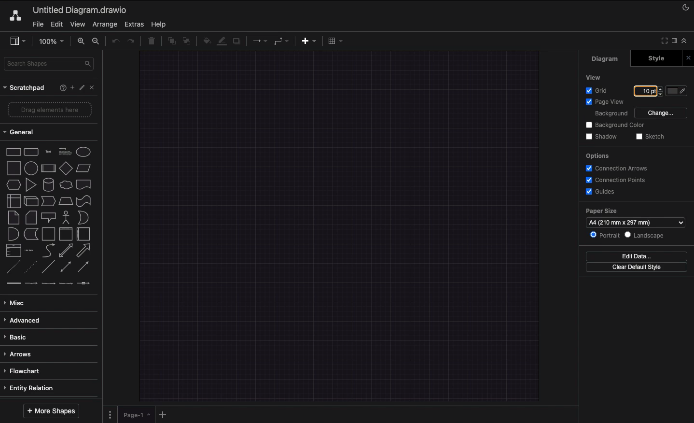 The image size is (694, 423). I want to click on Zoom, so click(51, 41).